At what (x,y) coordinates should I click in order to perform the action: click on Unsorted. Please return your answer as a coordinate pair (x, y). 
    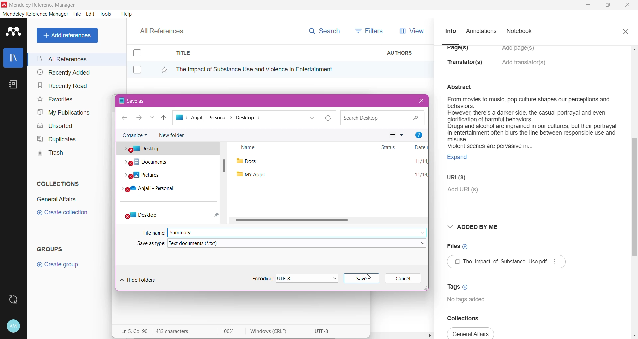
    Looking at the image, I should click on (54, 125).